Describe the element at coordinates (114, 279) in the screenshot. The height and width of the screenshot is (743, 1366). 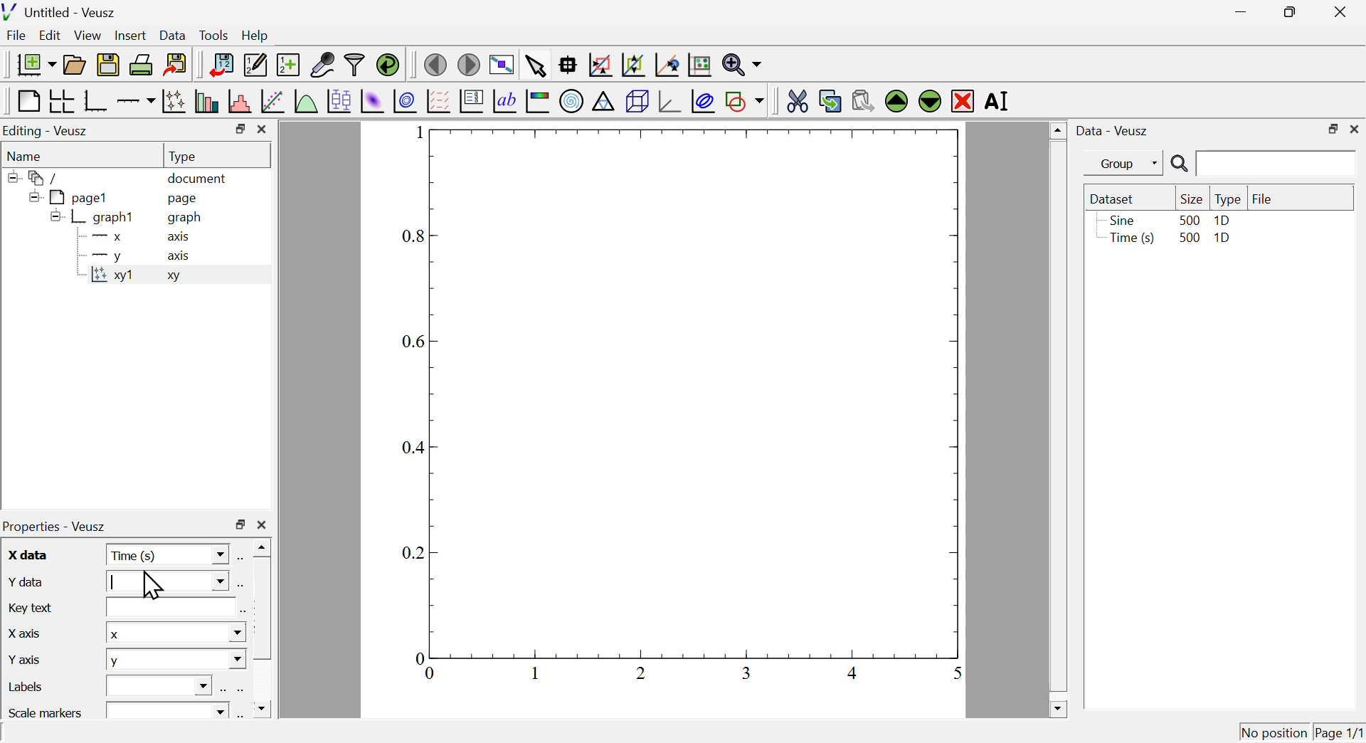
I see `xy1` at that location.